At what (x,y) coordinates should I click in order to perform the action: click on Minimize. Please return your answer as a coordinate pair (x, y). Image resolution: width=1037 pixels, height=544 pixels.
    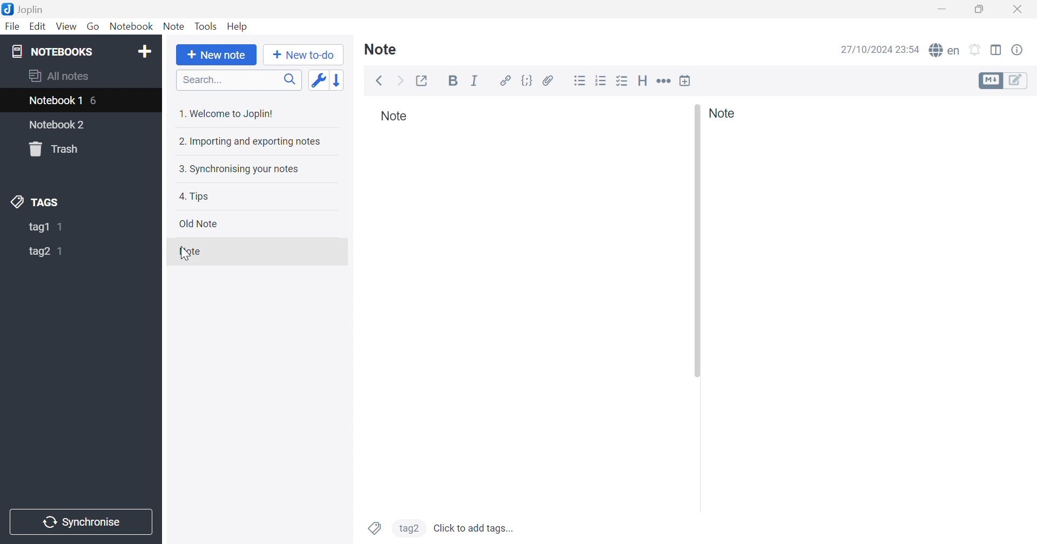
    Looking at the image, I should click on (942, 9).